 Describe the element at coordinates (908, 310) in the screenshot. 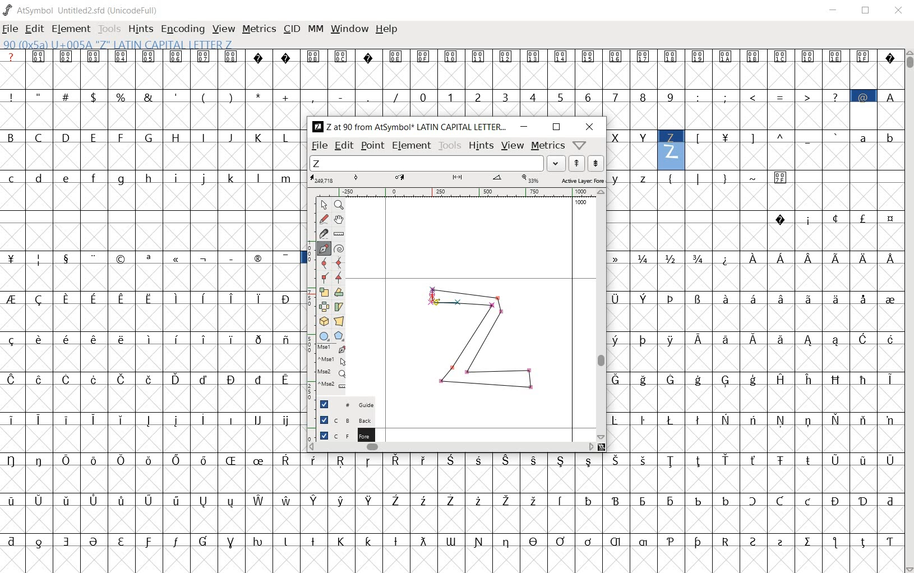

I see `scrollbar` at that location.